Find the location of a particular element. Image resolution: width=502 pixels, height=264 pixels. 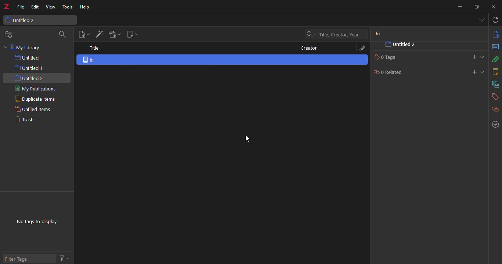

sync is located at coordinates (496, 19).